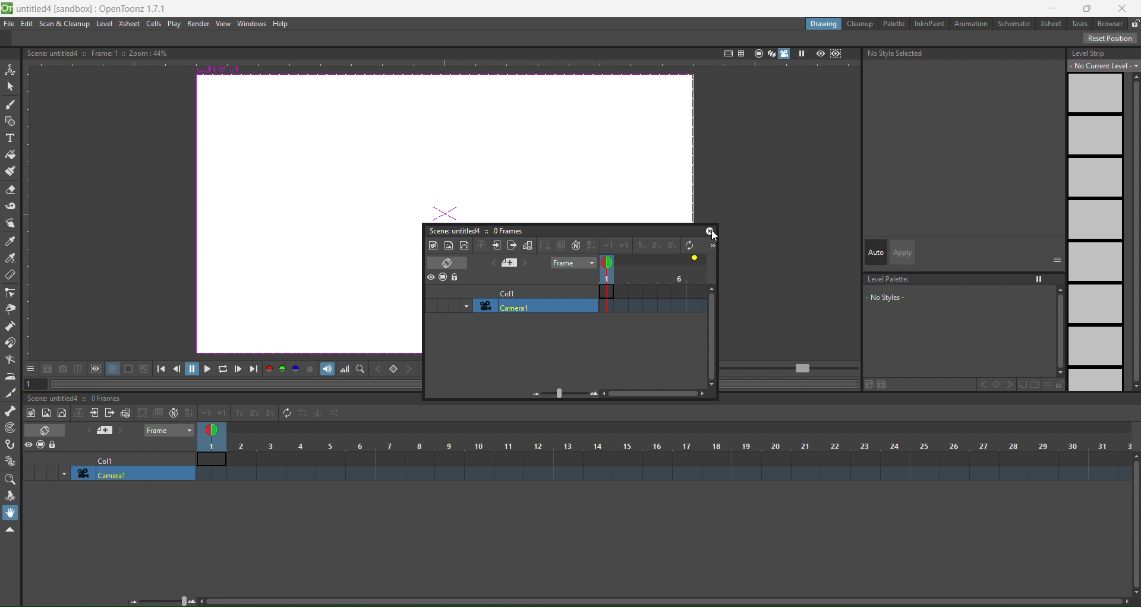 The image size is (1141, 607). I want to click on close subsheet, so click(512, 245).